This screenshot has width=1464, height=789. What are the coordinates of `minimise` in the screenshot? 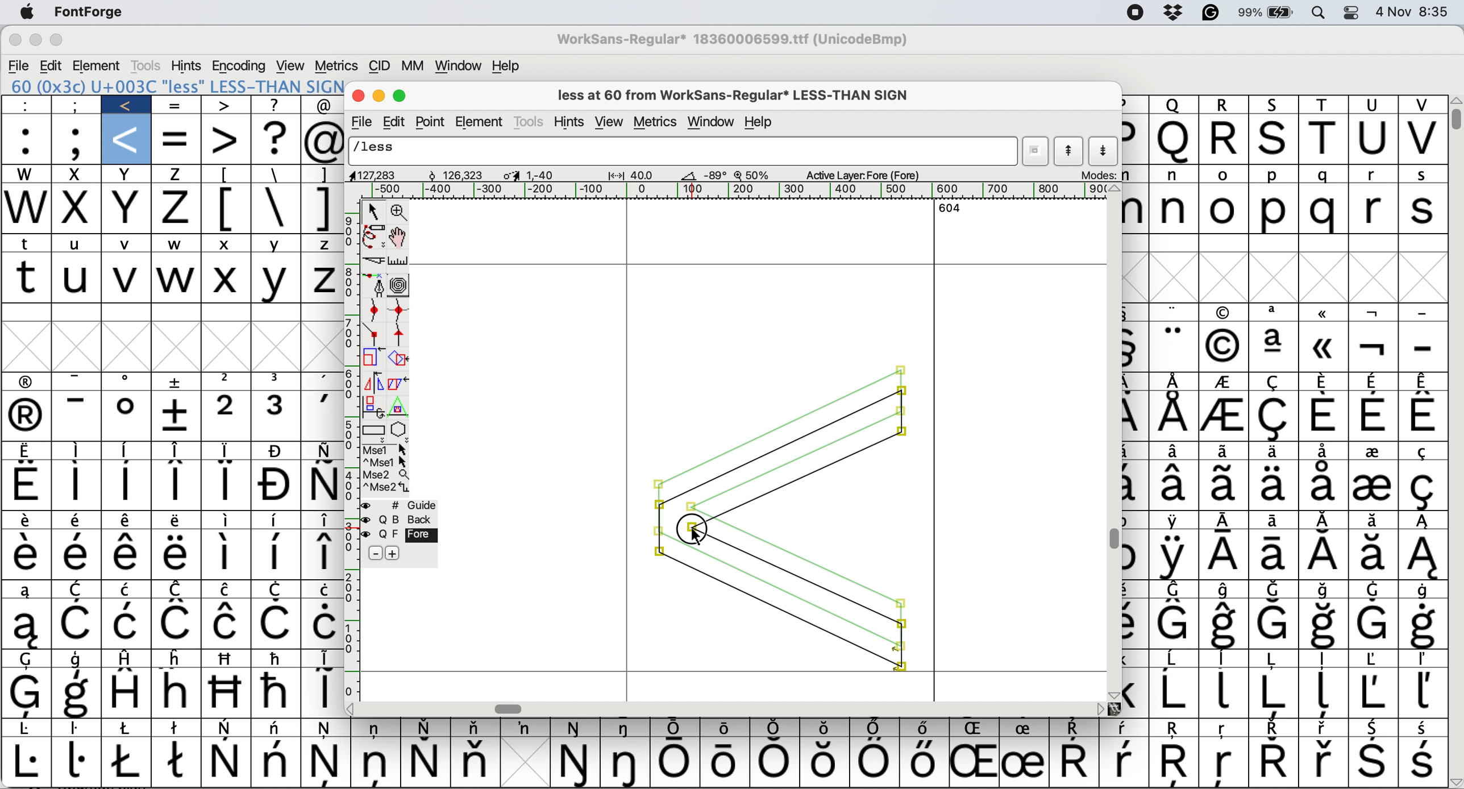 It's located at (36, 41).